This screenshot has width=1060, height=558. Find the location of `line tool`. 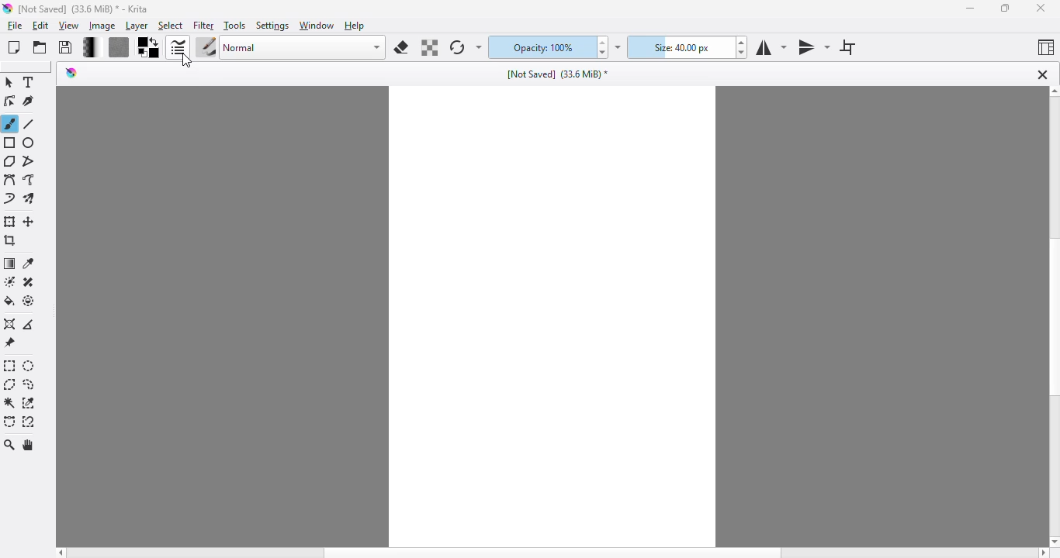

line tool is located at coordinates (31, 124).